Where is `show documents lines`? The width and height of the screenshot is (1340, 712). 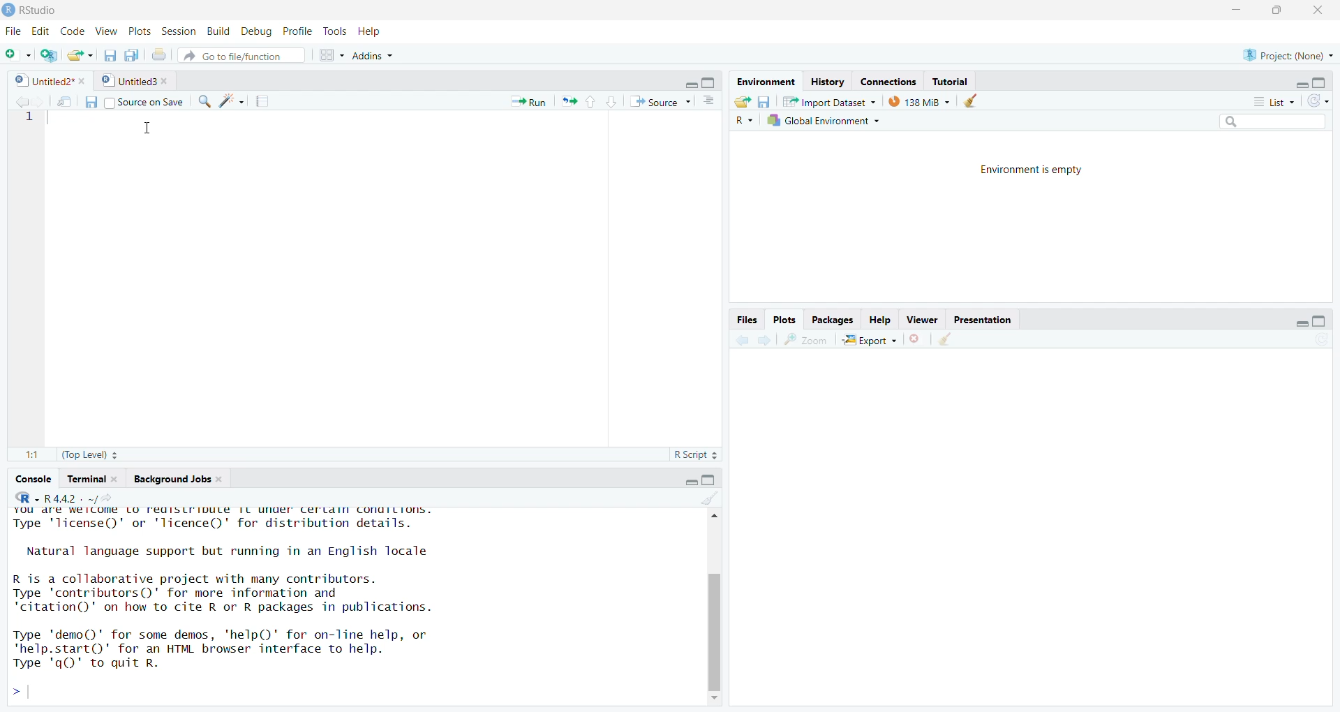 show documents lines is located at coordinates (710, 98).